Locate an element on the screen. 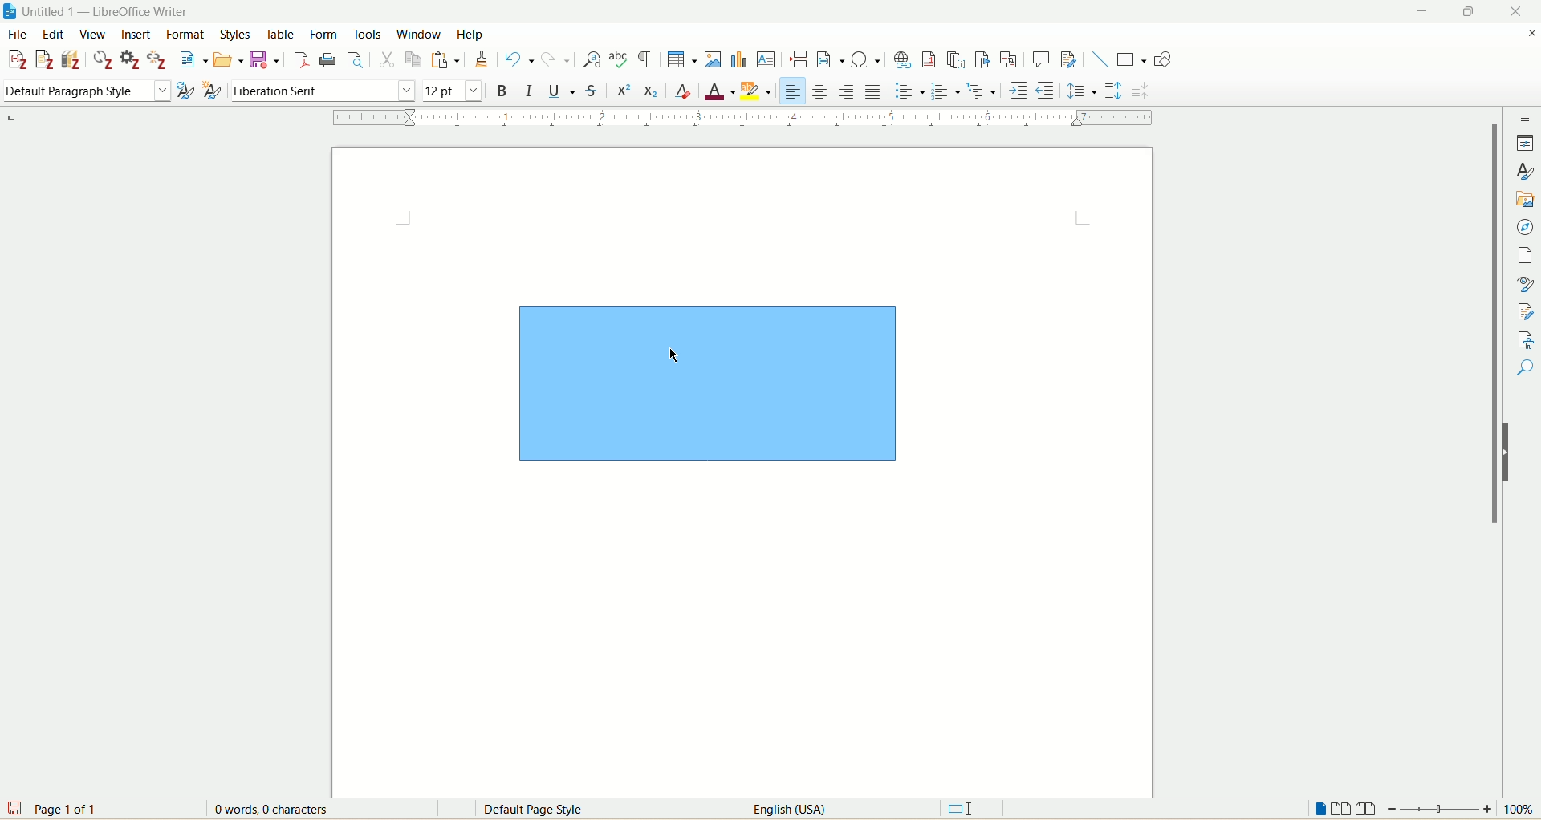  standard selection is located at coordinates (962, 810).